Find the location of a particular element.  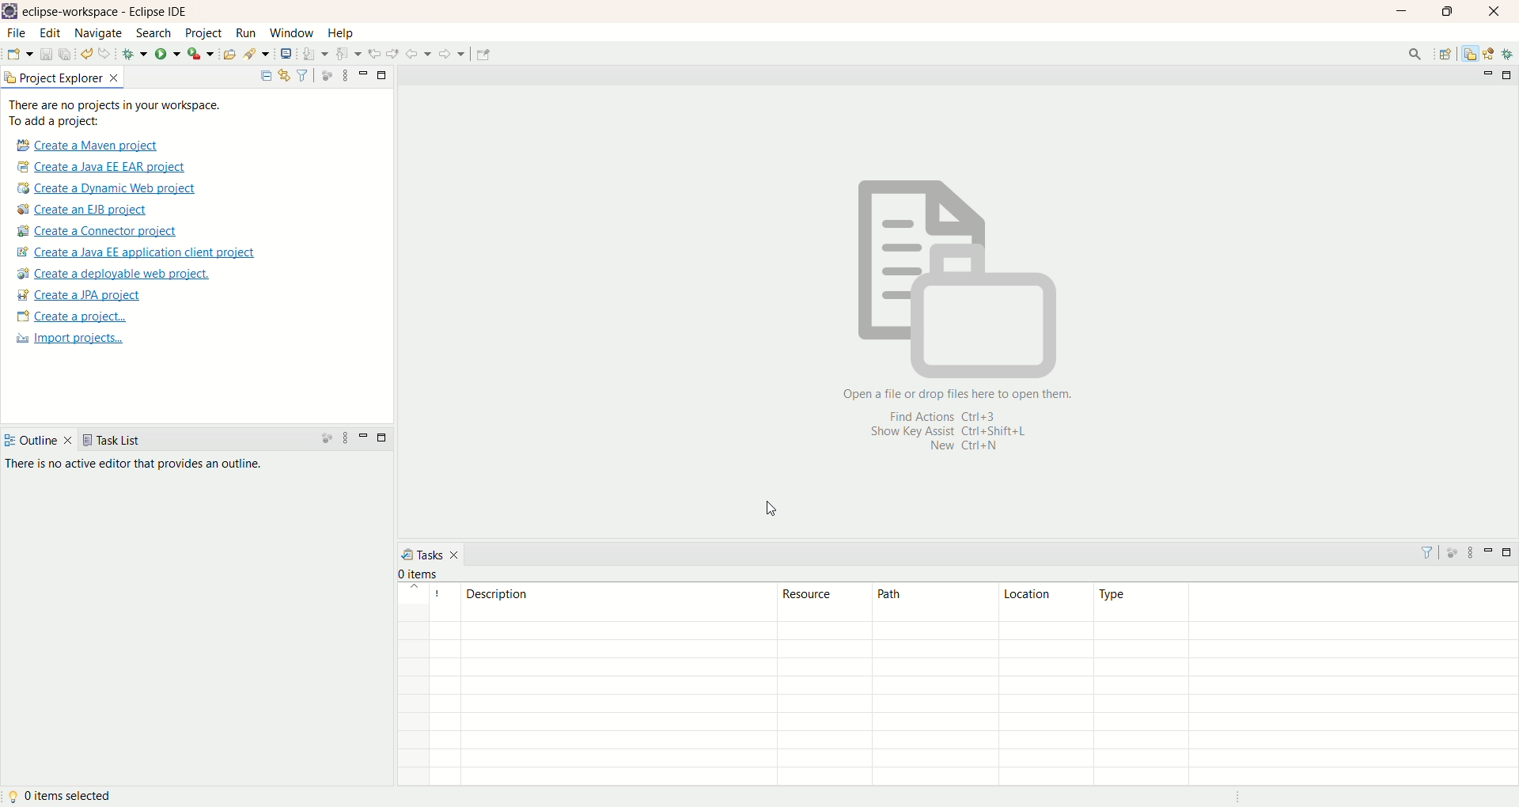

create a deployable web project is located at coordinates (115, 275).